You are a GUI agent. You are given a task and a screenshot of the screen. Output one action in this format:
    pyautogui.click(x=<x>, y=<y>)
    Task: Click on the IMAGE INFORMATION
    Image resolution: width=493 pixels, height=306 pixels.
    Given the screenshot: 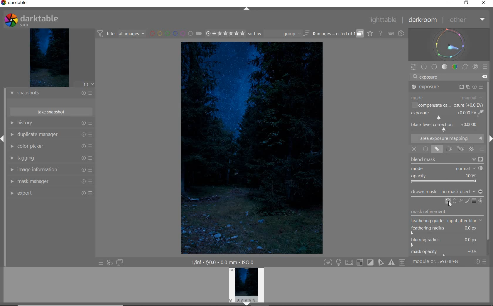 What is the action you would take?
    pyautogui.click(x=50, y=170)
    